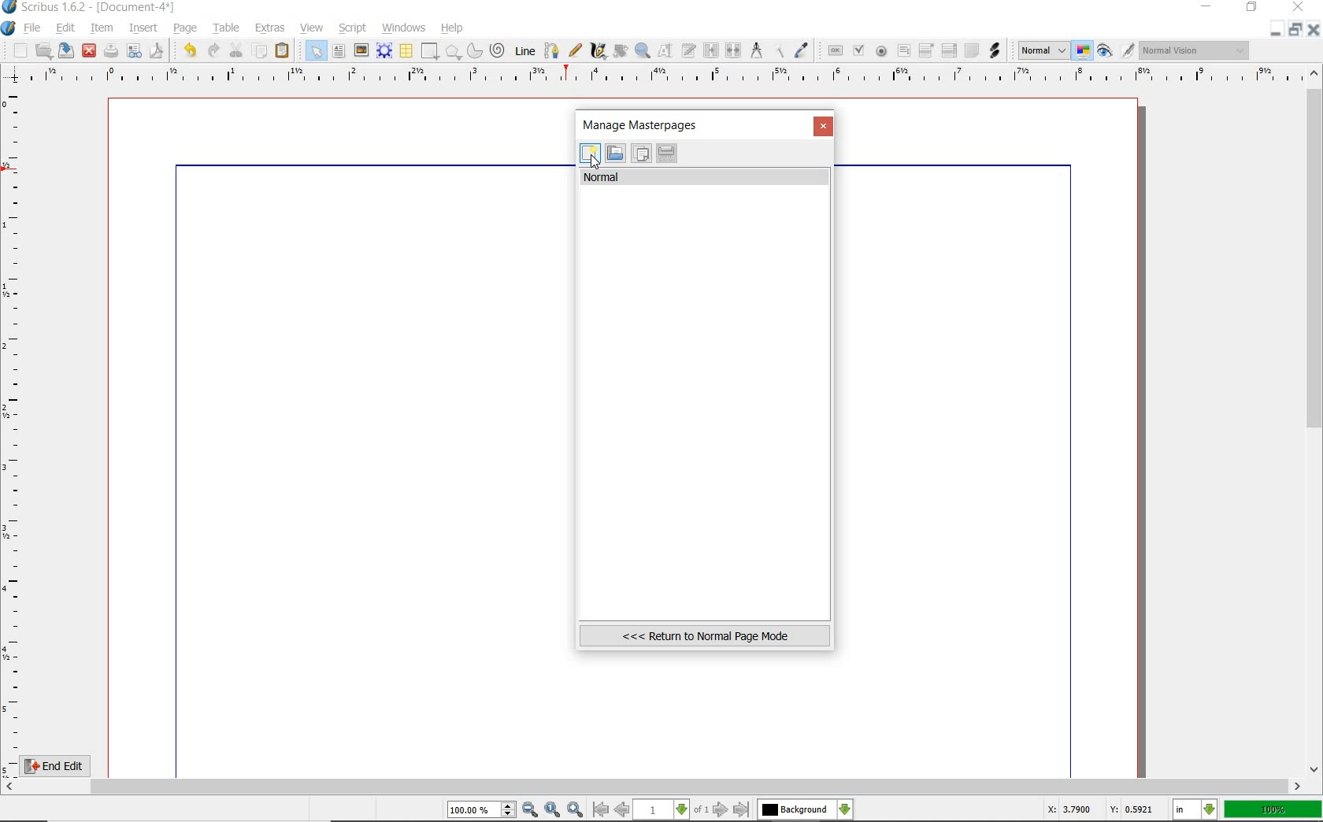 This screenshot has width=1323, height=822. I want to click on minimize, so click(1208, 8).